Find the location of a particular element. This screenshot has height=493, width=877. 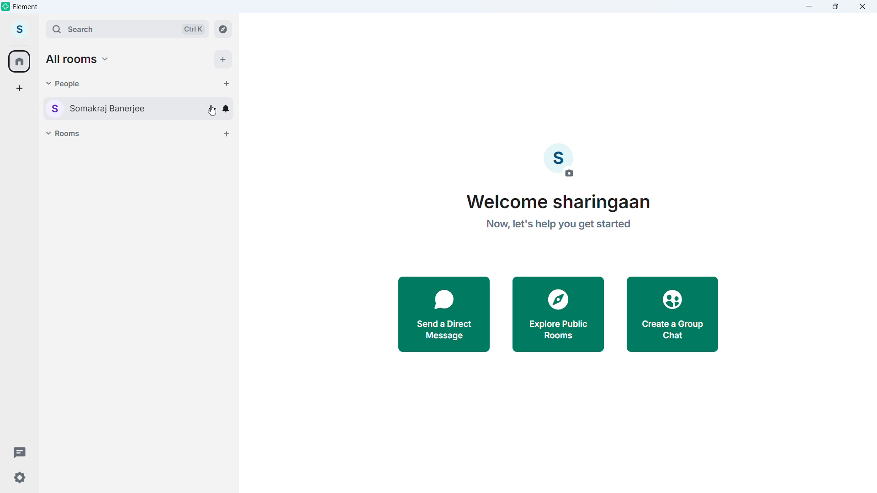

element is located at coordinates (26, 6).